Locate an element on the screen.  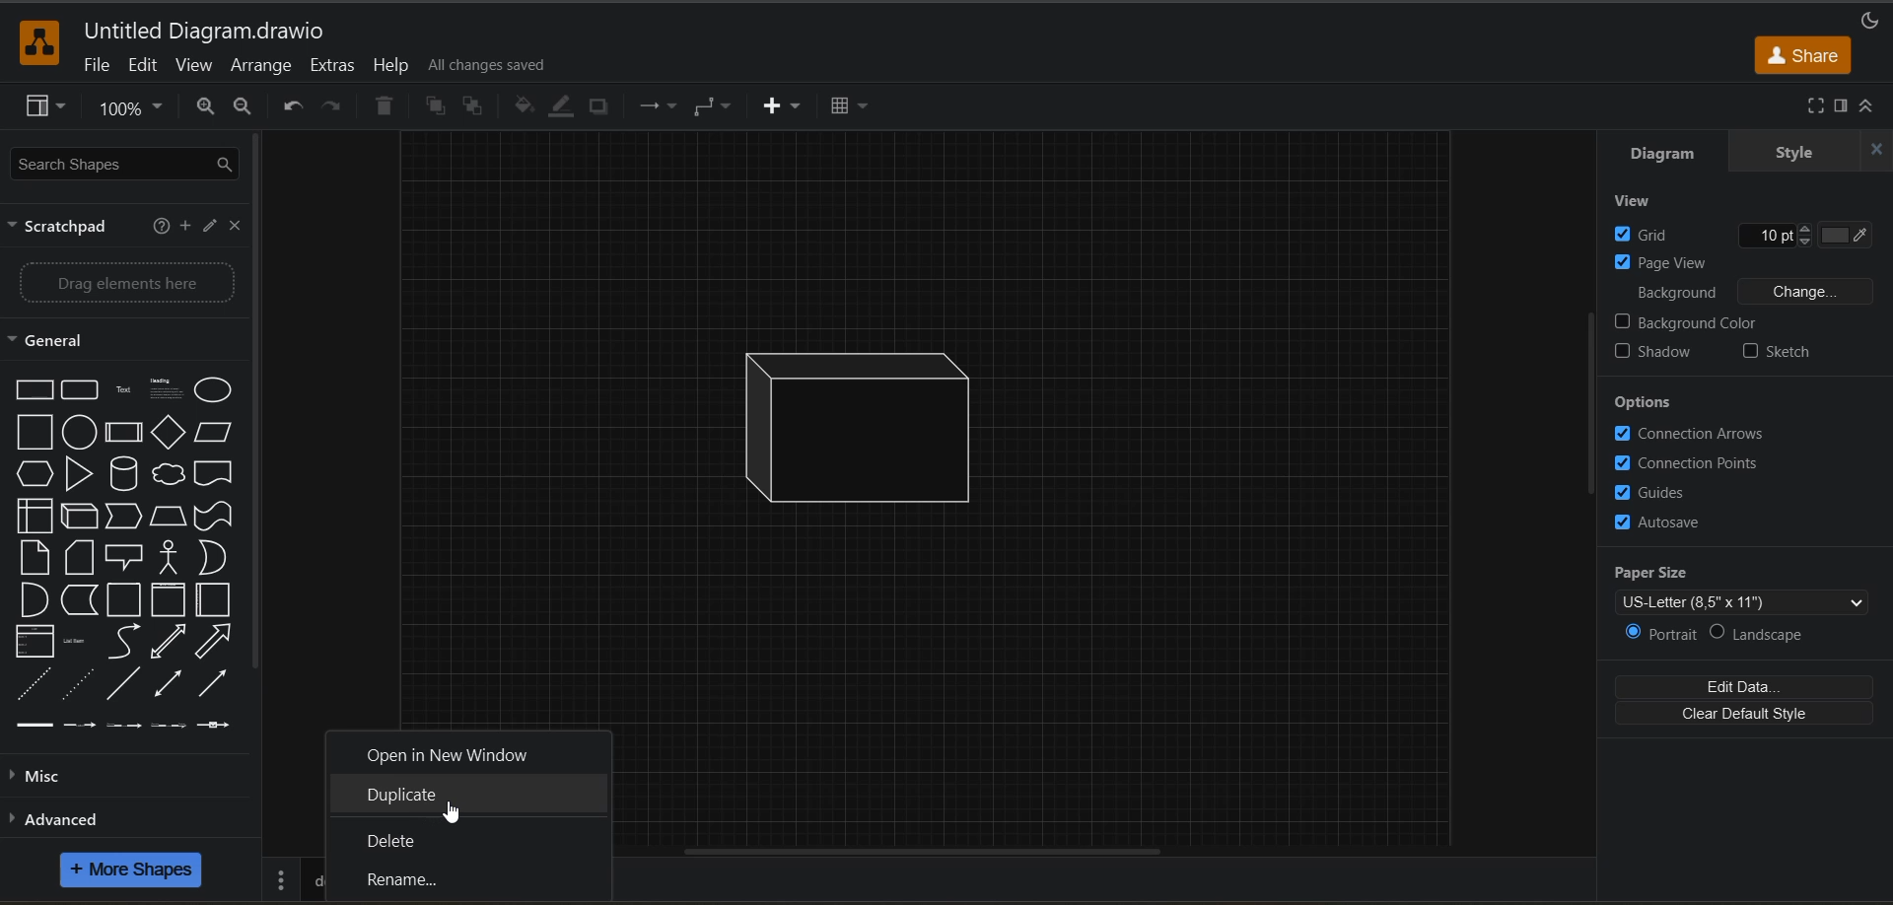
duplicate is located at coordinates (447, 798).